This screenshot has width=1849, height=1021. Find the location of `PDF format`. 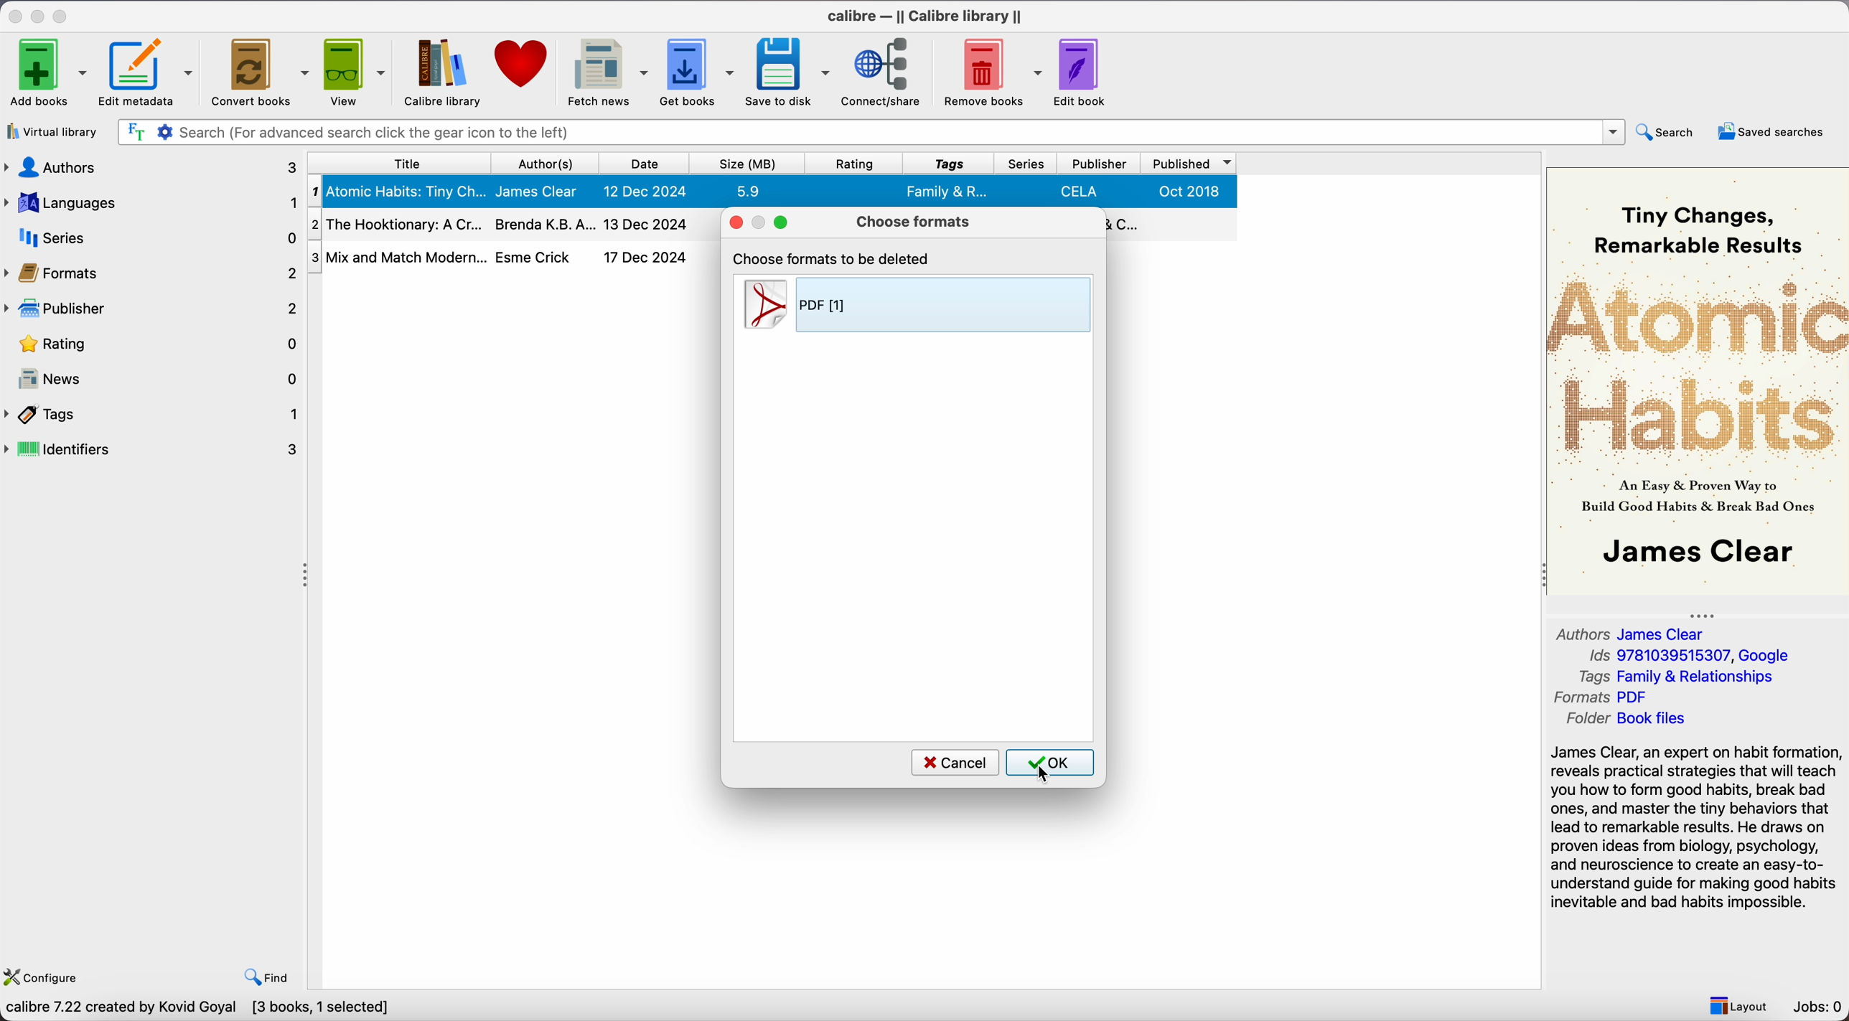

PDF format is located at coordinates (917, 306).